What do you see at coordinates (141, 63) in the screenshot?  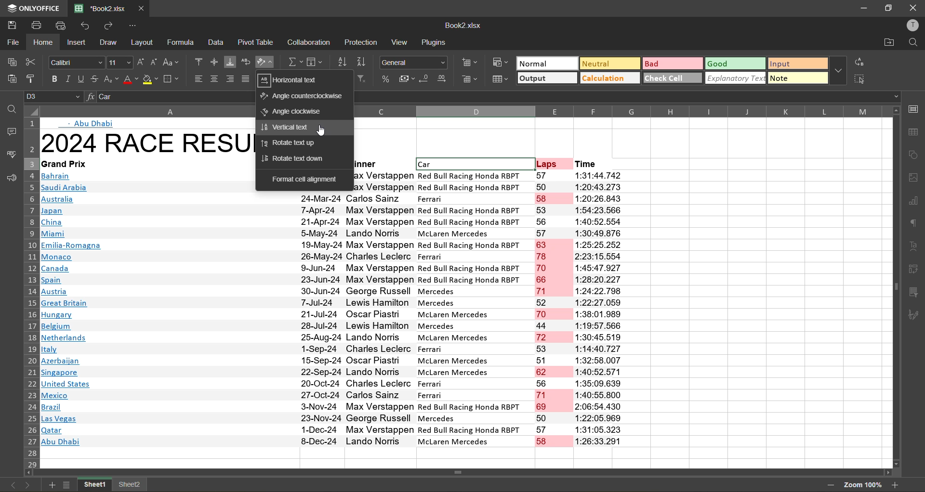 I see `increment size` at bounding box center [141, 63].